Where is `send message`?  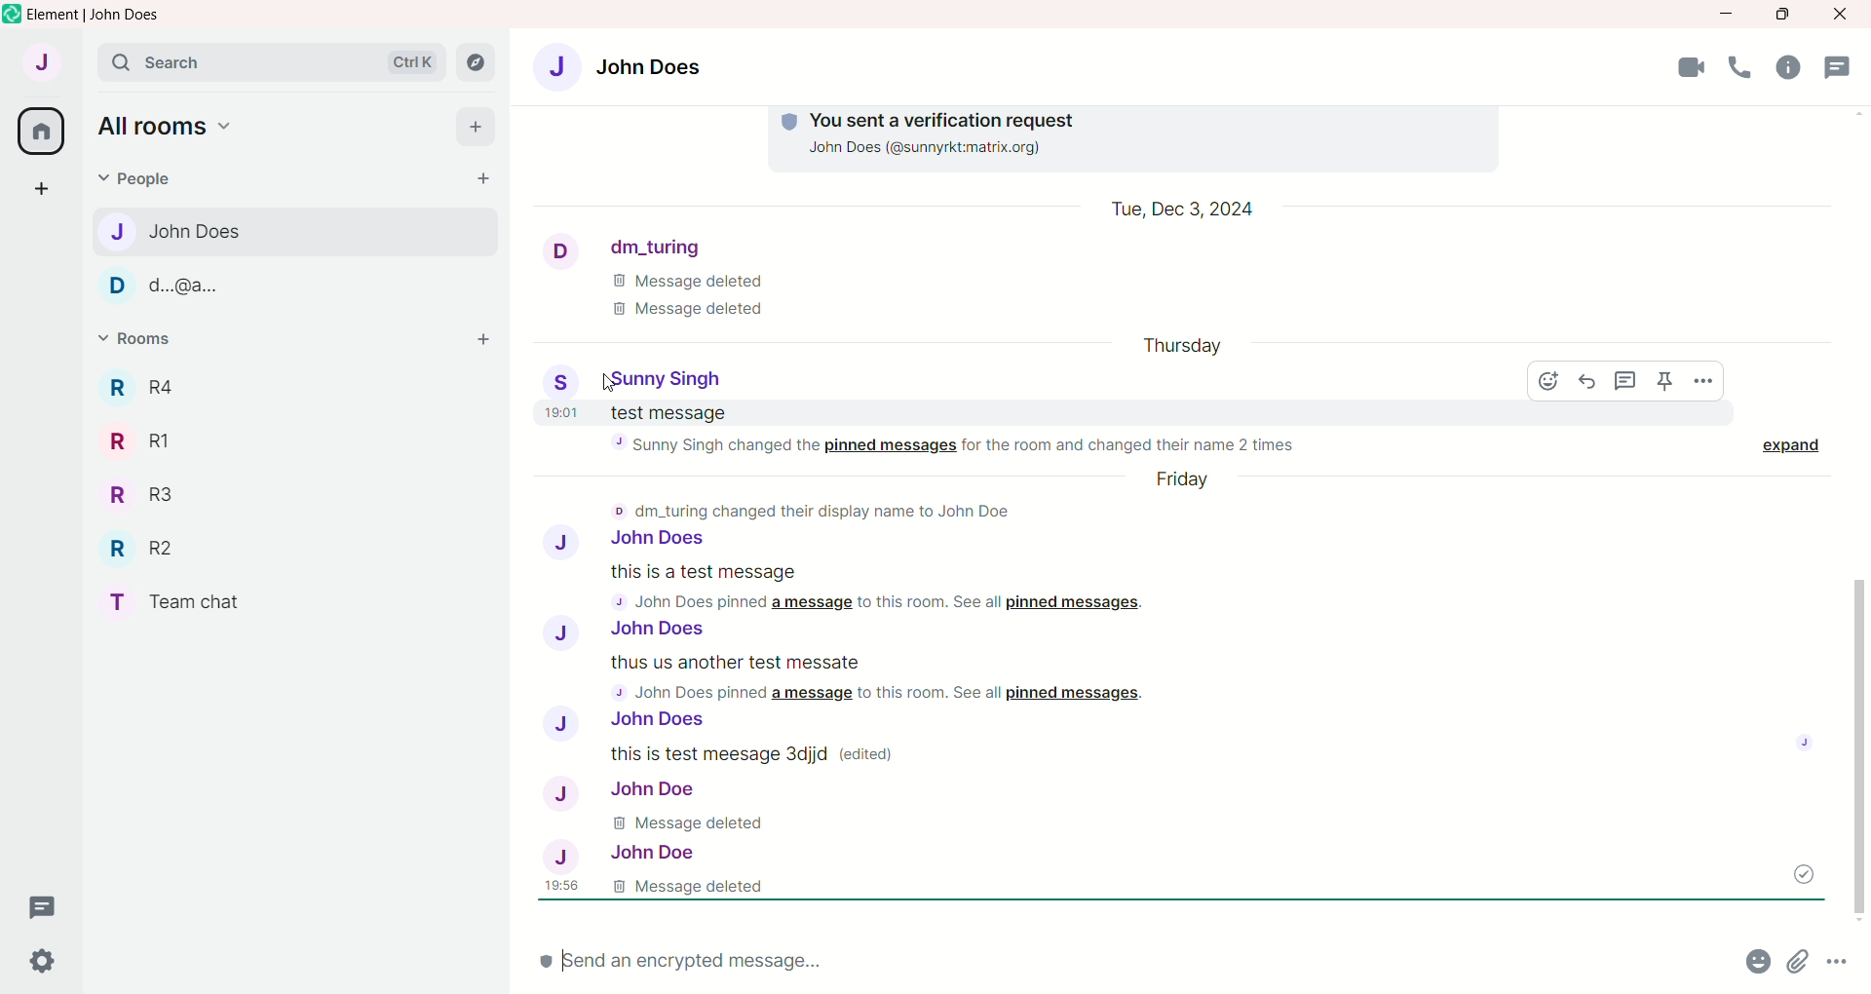
send message is located at coordinates (780, 958).